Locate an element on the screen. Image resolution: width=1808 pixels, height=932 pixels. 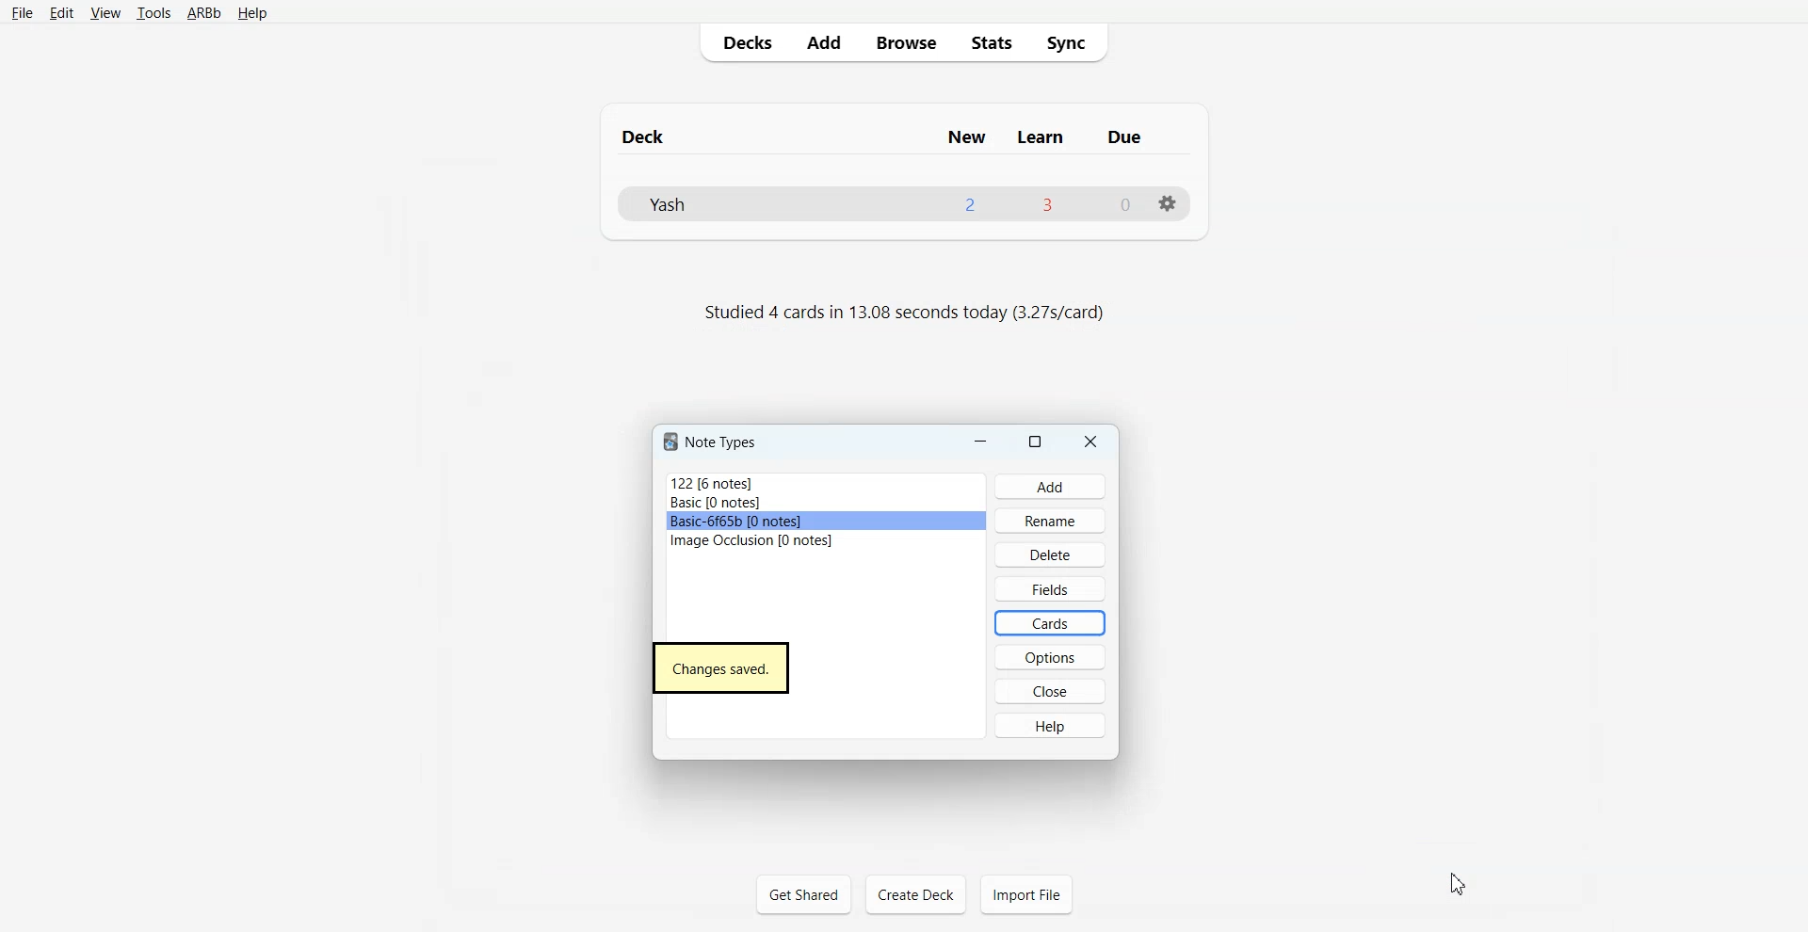
delete is located at coordinates (1057, 554).